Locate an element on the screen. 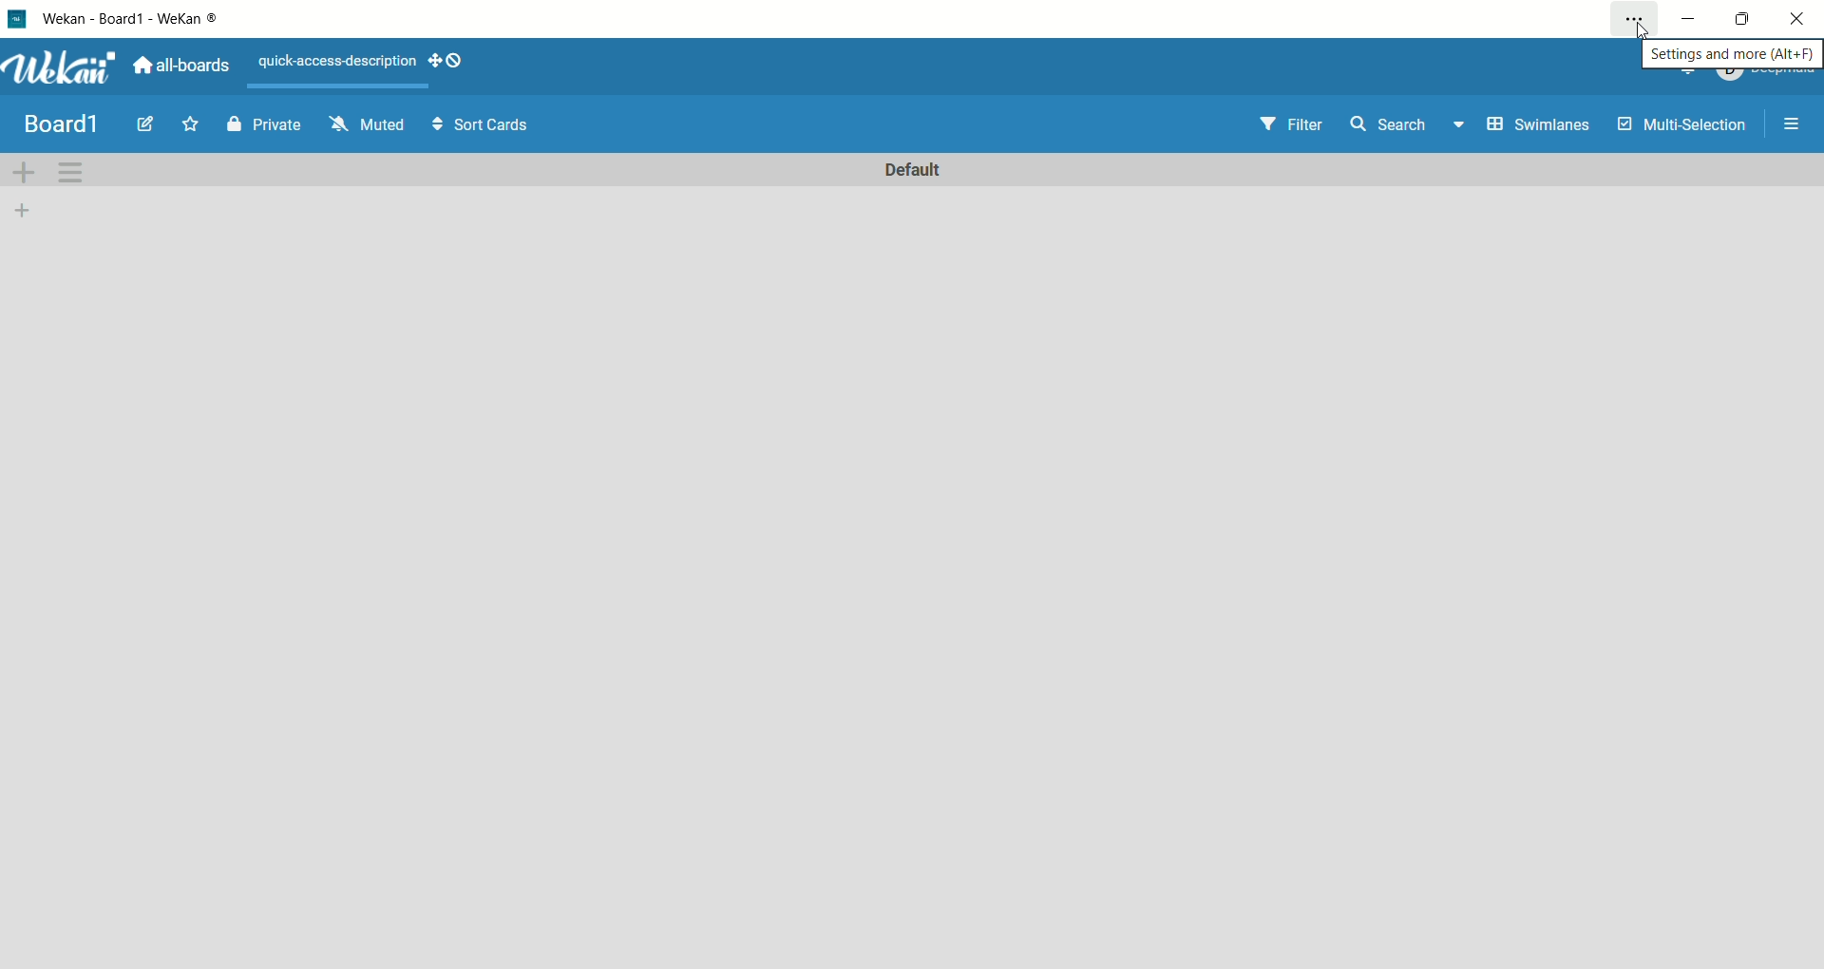  multi-selection is located at coordinates (1685, 123).